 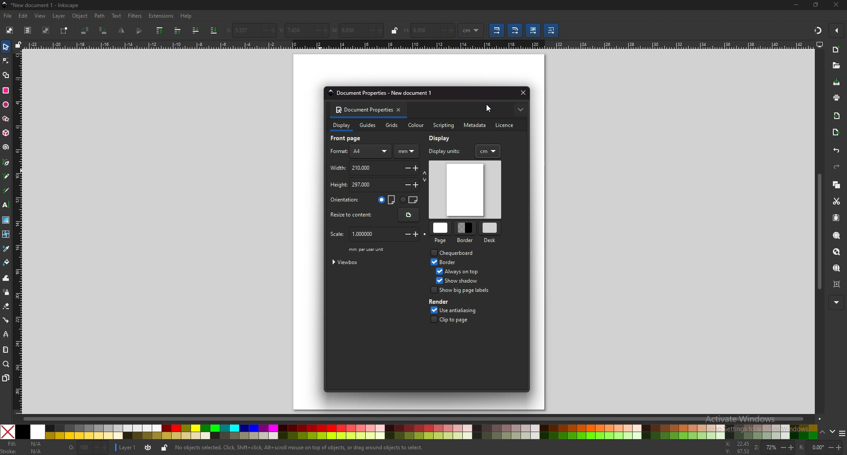 I want to click on rotate 90 cw, so click(x=104, y=31).